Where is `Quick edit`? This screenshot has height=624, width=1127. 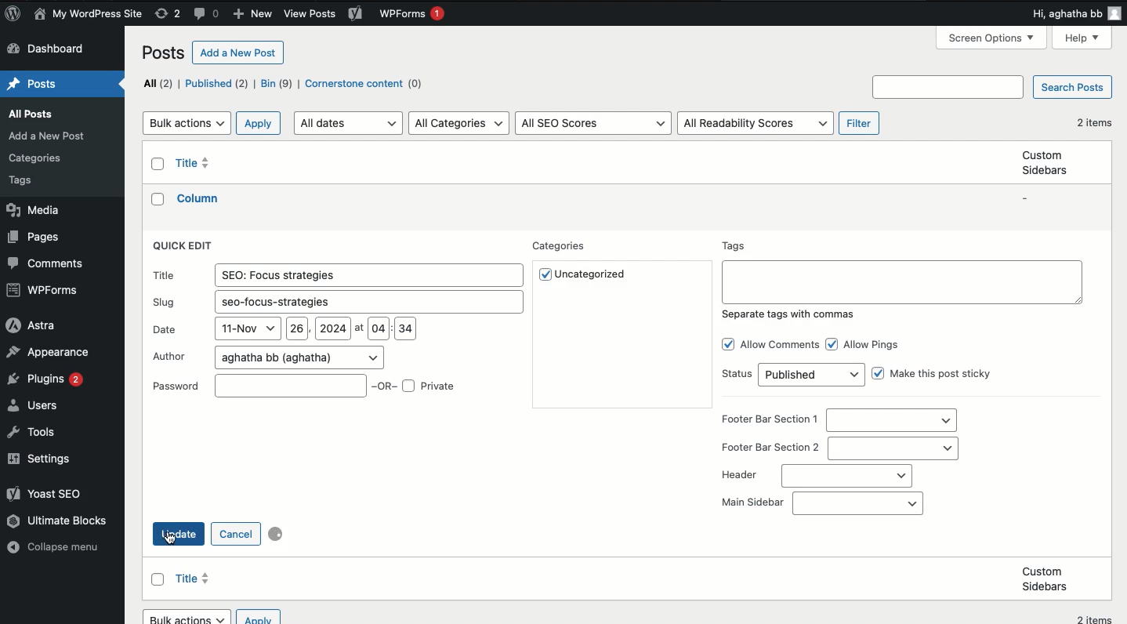
Quick edit is located at coordinates (186, 245).